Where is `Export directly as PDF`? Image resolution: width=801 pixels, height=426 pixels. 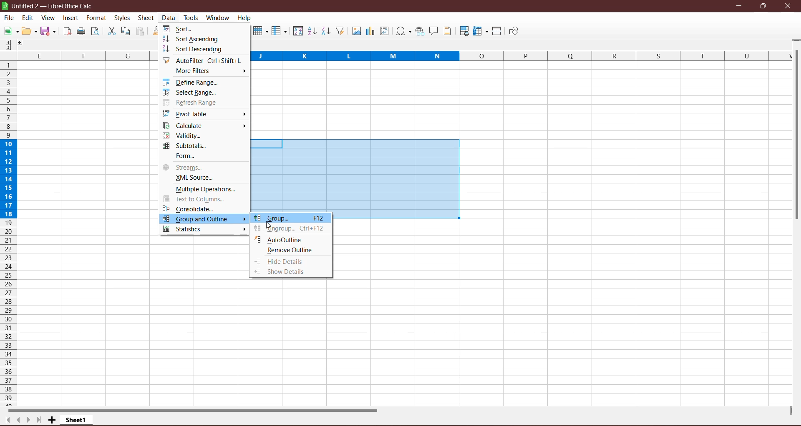 Export directly as PDF is located at coordinates (66, 32).